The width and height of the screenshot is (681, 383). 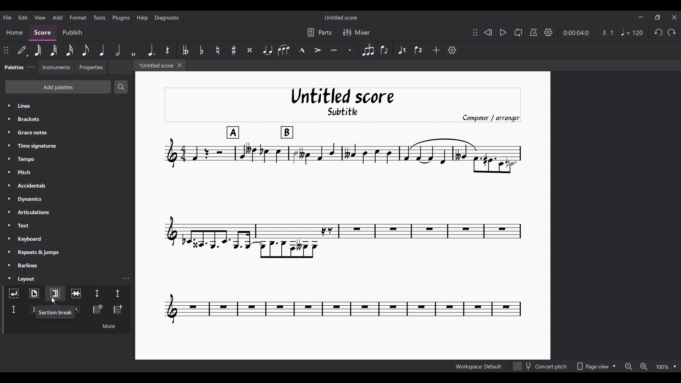 What do you see at coordinates (85, 50) in the screenshot?
I see `8th note` at bounding box center [85, 50].